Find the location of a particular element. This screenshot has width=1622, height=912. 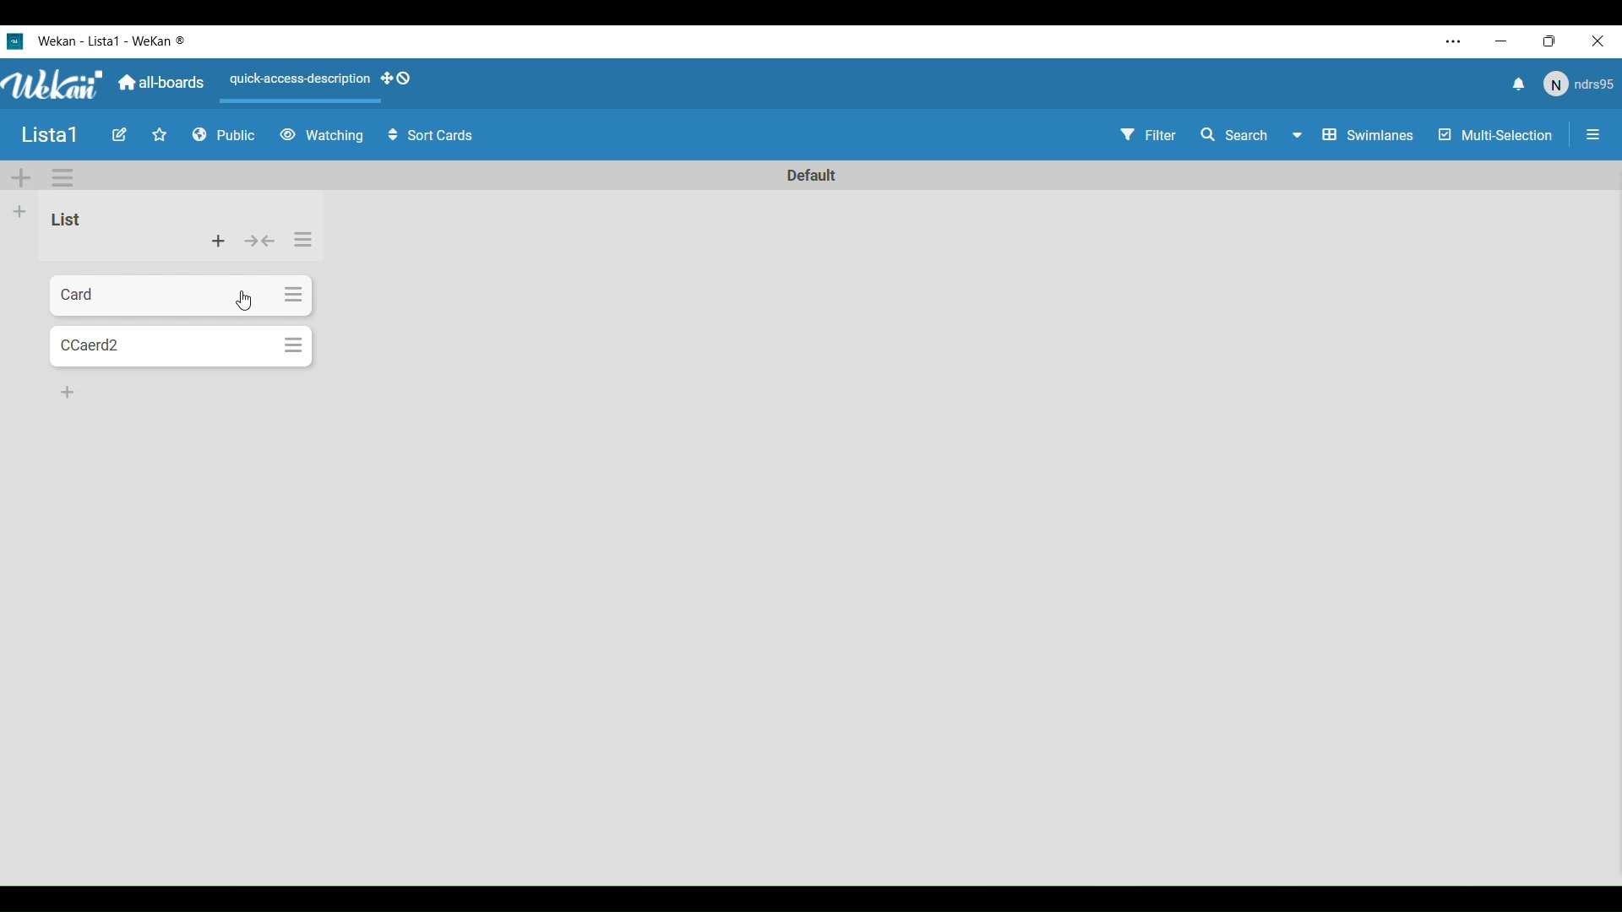

All Boards is located at coordinates (162, 83).